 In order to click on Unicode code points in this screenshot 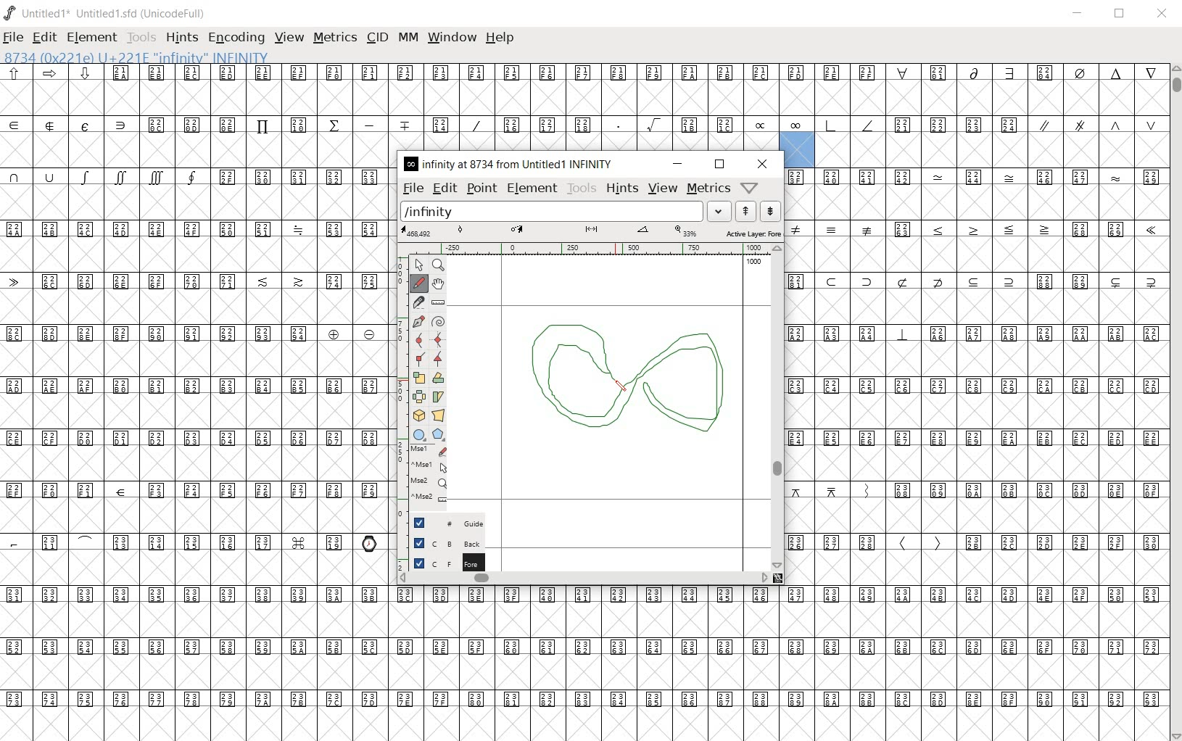, I will do `click(632, 73)`.